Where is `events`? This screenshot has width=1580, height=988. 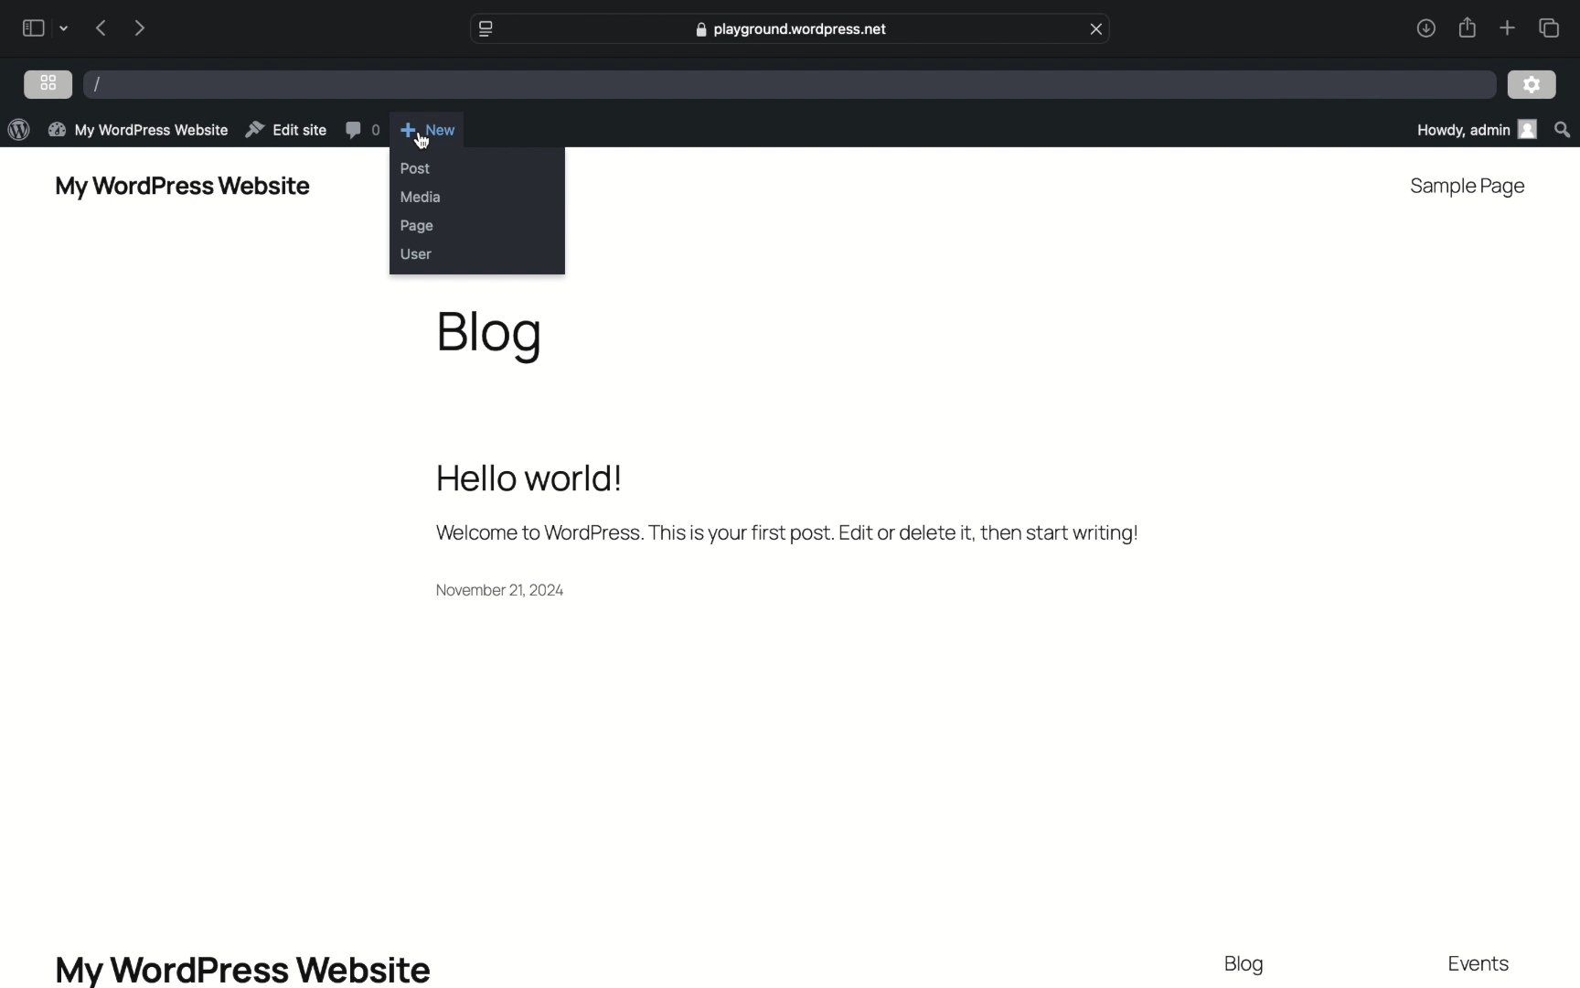
events is located at coordinates (1479, 964).